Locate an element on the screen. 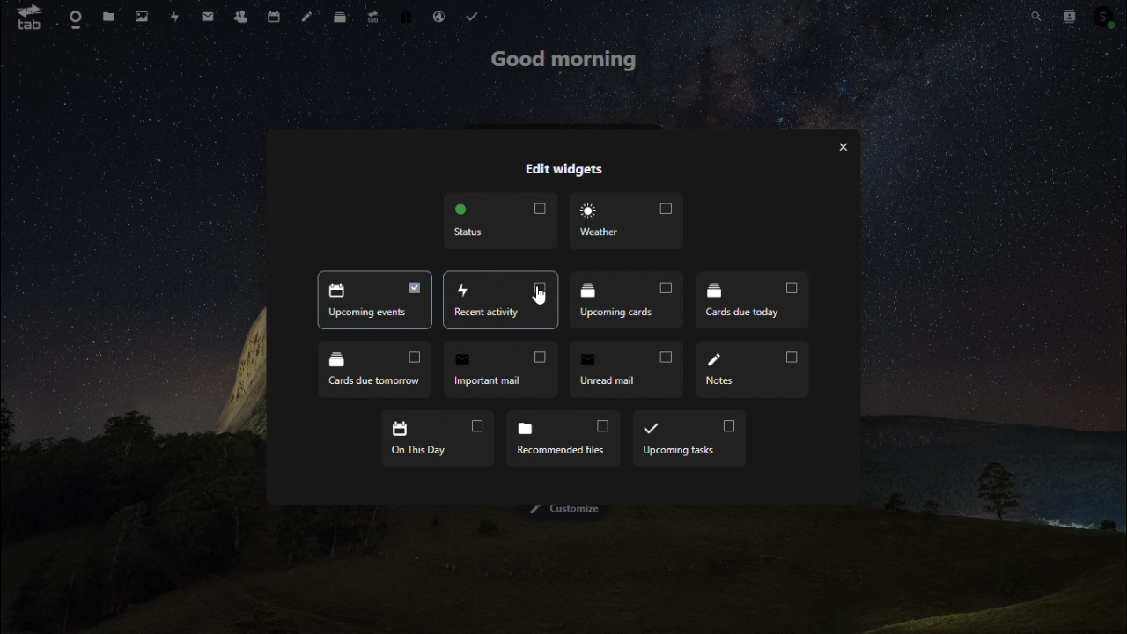 The height and width of the screenshot is (634, 1127). notes is located at coordinates (310, 14).